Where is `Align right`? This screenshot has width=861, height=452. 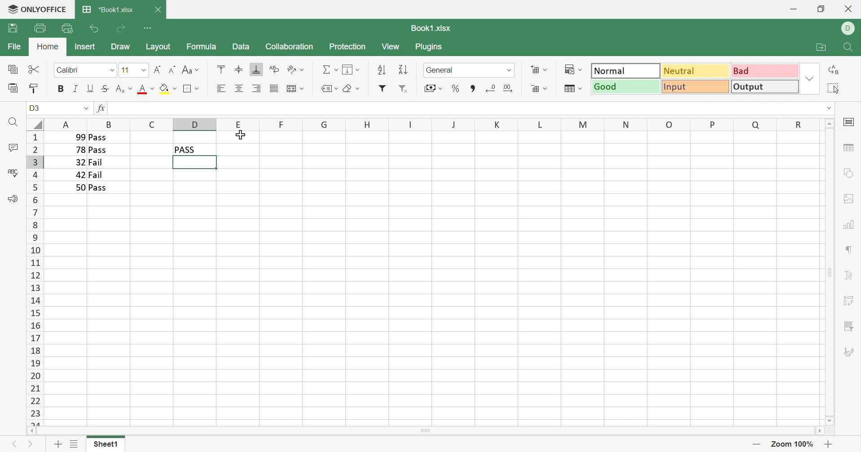
Align right is located at coordinates (256, 89).